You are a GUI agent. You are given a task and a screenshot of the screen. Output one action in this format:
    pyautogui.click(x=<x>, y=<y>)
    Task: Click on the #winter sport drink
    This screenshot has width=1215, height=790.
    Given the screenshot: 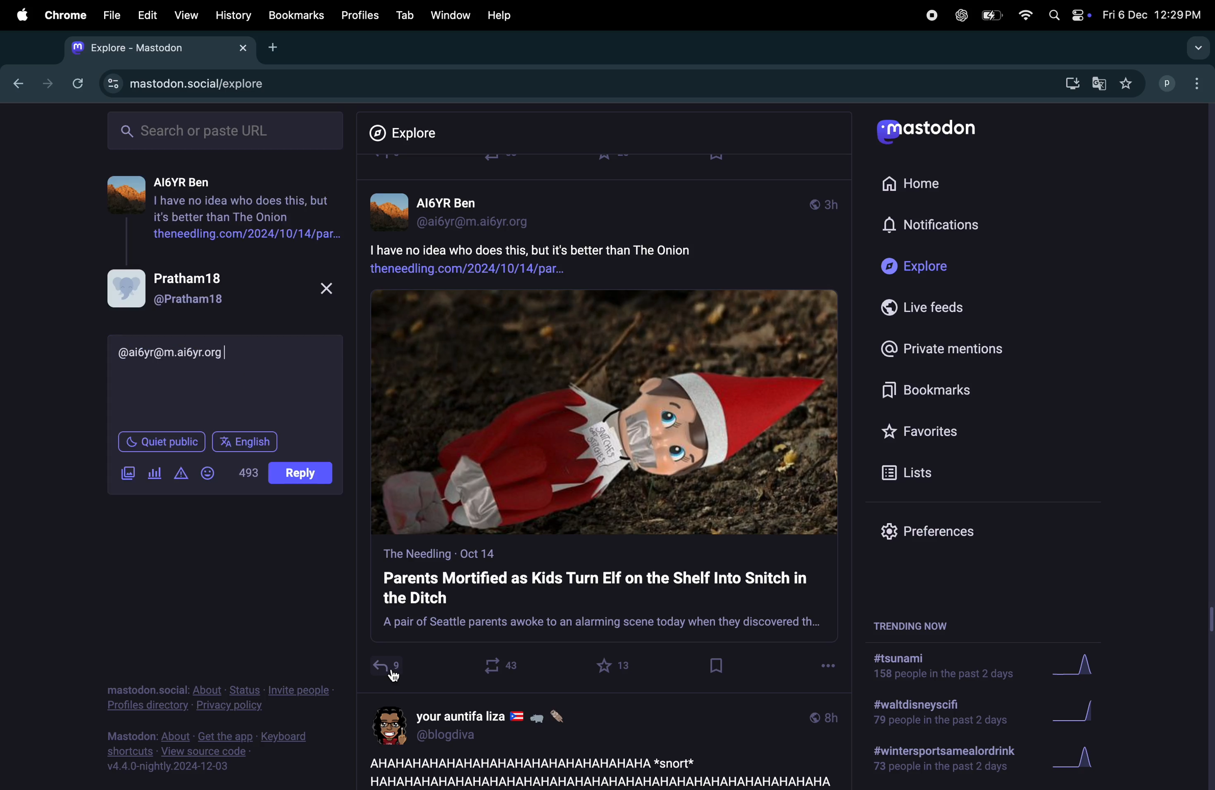 What is the action you would take?
    pyautogui.click(x=941, y=761)
    